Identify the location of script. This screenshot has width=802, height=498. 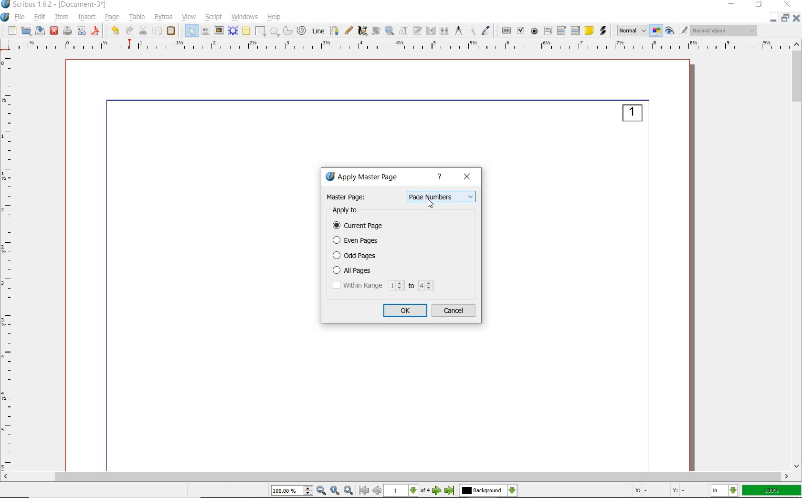
(213, 18).